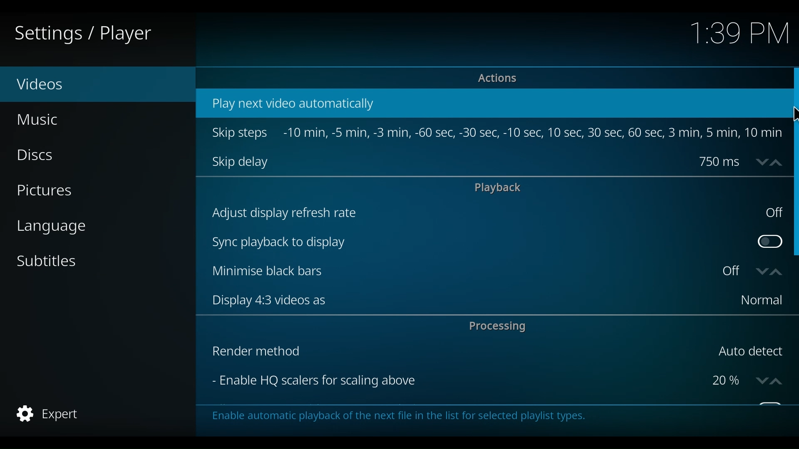 The height and width of the screenshot is (449, 799). I want to click on Processing, so click(501, 328).